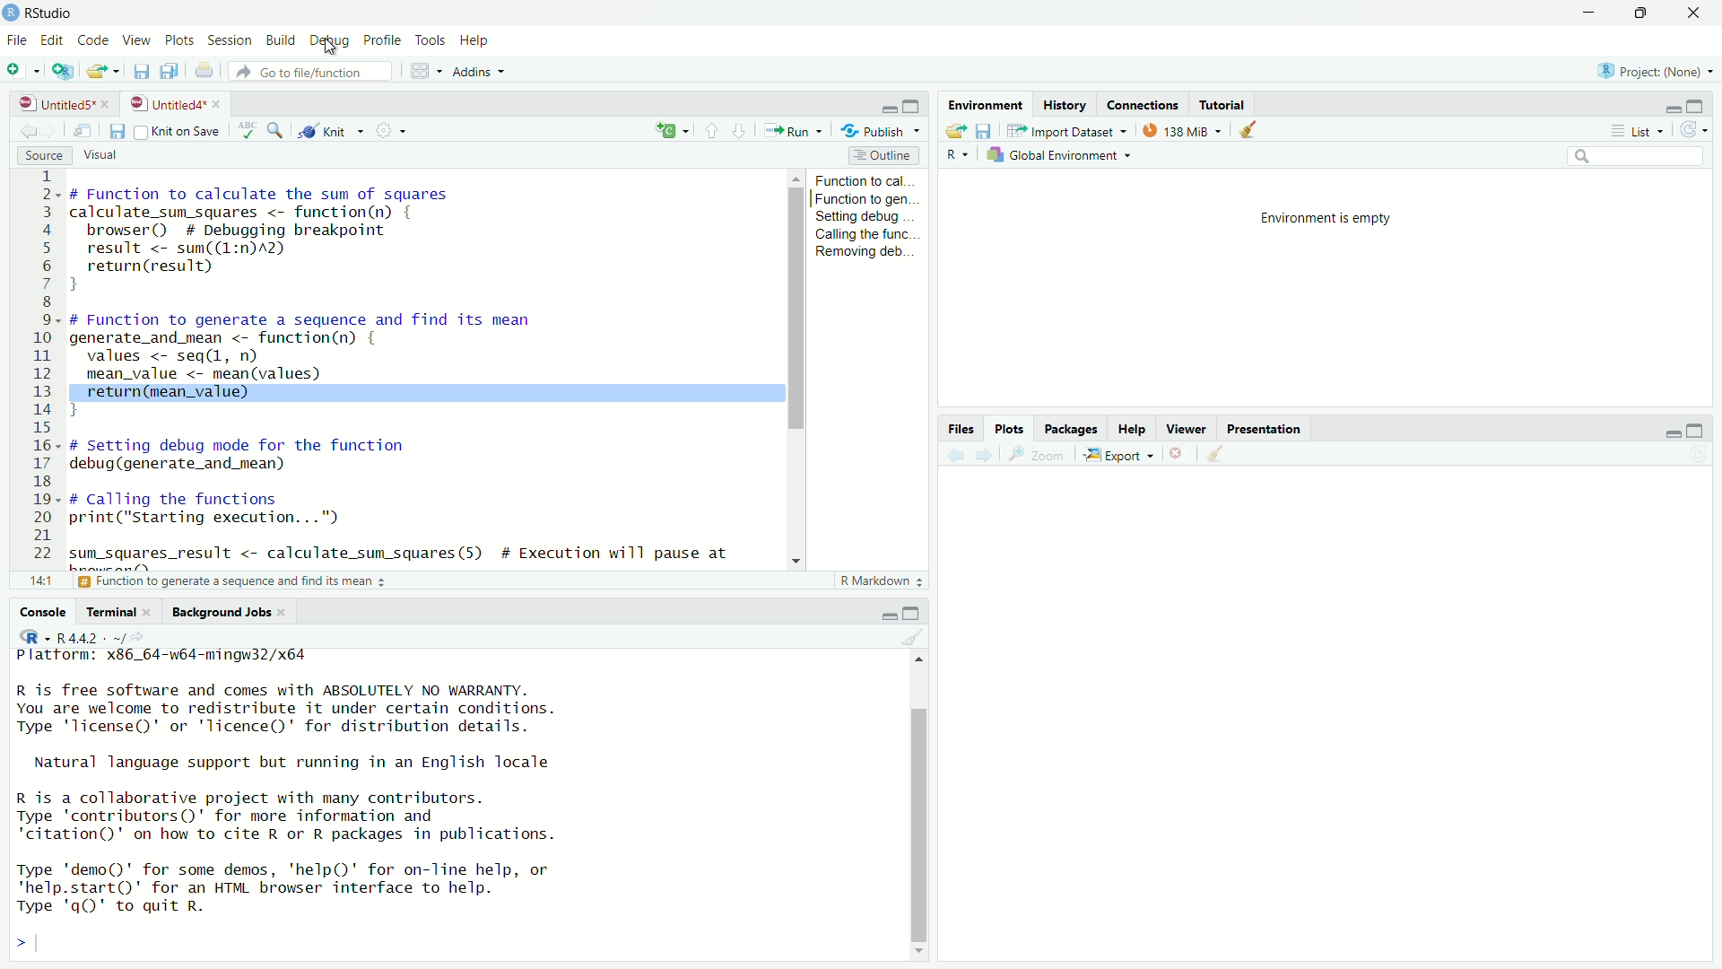 The width and height of the screenshot is (1722, 969). What do you see at coordinates (1073, 132) in the screenshot?
I see `import dataset` at bounding box center [1073, 132].